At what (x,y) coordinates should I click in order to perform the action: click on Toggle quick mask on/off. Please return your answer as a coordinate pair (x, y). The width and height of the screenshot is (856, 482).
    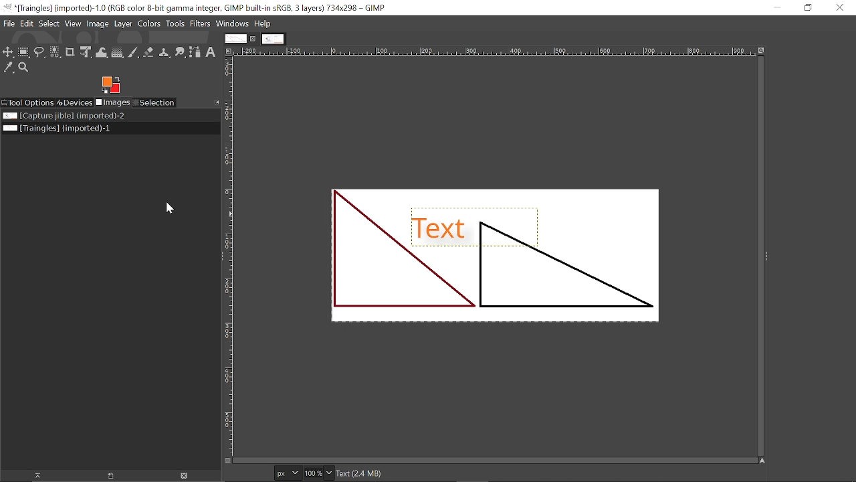
    Looking at the image, I should click on (228, 461).